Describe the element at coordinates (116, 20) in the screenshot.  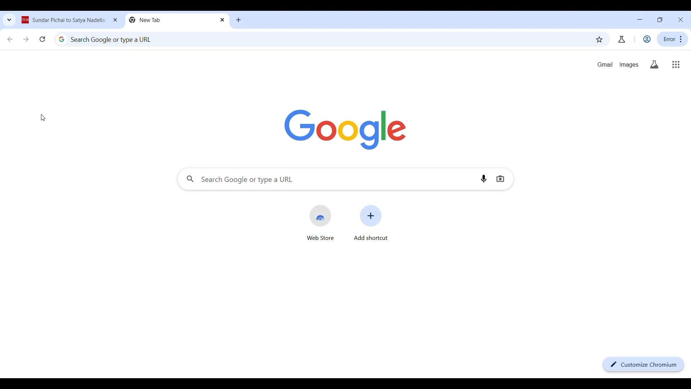
I see `Close tab` at that location.